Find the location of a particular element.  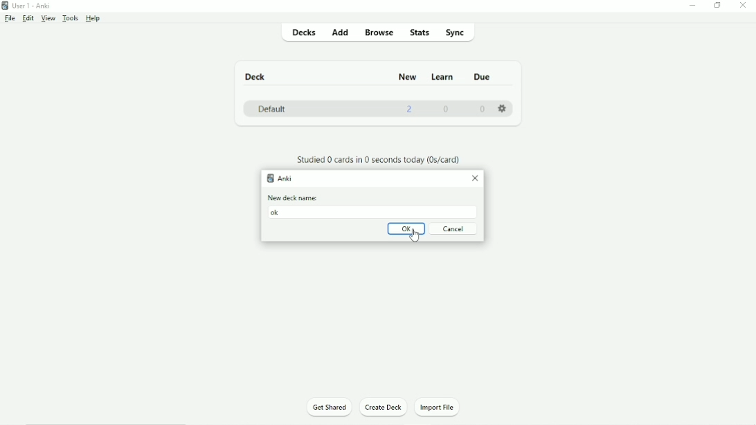

Learn is located at coordinates (444, 77).